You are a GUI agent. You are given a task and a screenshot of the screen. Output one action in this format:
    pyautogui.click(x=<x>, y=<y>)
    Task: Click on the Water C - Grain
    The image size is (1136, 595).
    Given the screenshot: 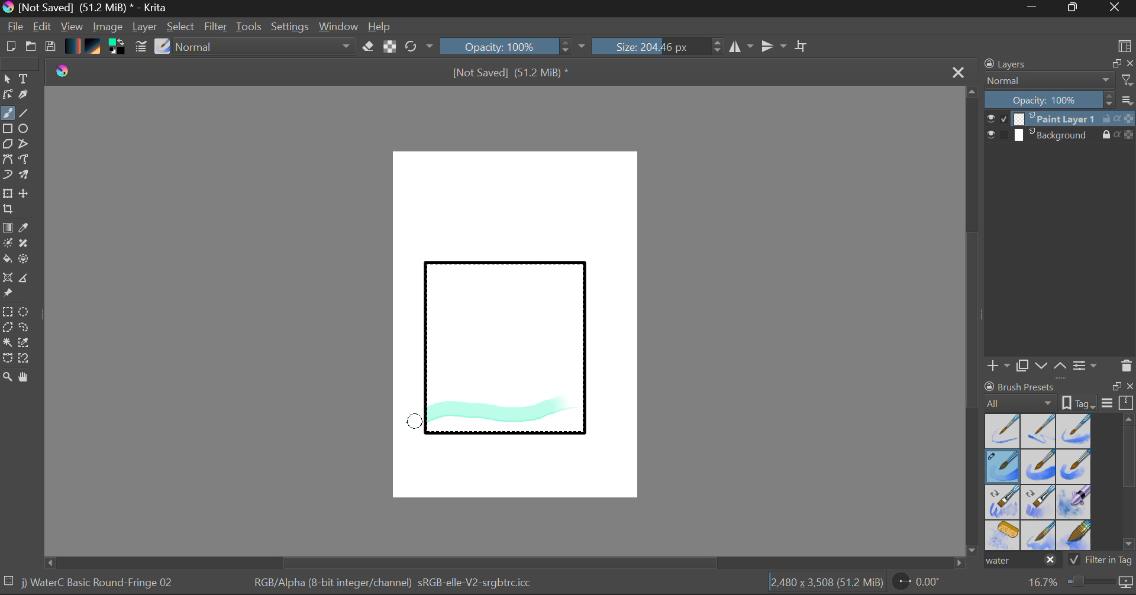 What is the action you would take?
    pyautogui.click(x=1039, y=467)
    